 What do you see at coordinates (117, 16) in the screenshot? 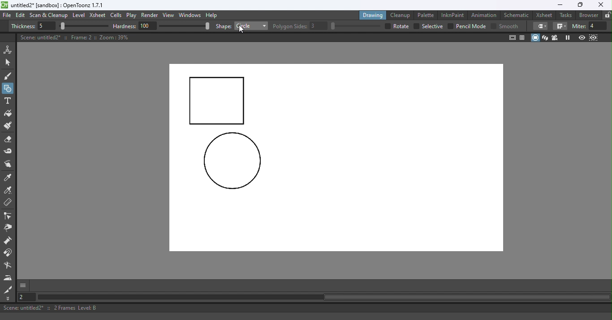
I see `Cells` at bounding box center [117, 16].